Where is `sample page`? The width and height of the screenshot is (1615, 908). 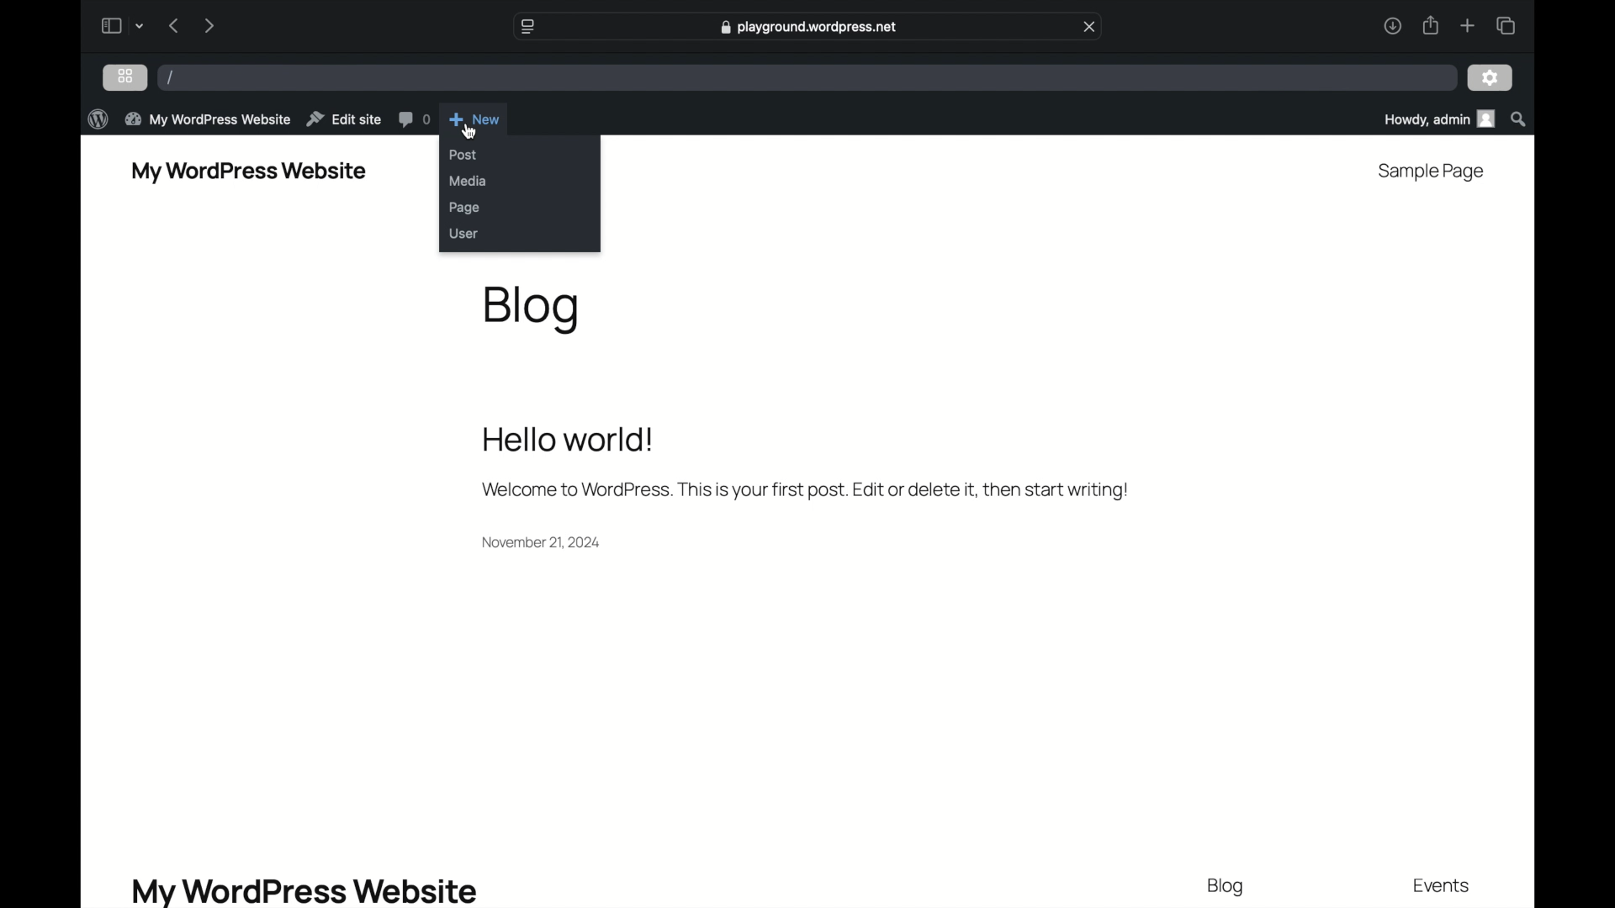 sample page is located at coordinates (1432, 172).